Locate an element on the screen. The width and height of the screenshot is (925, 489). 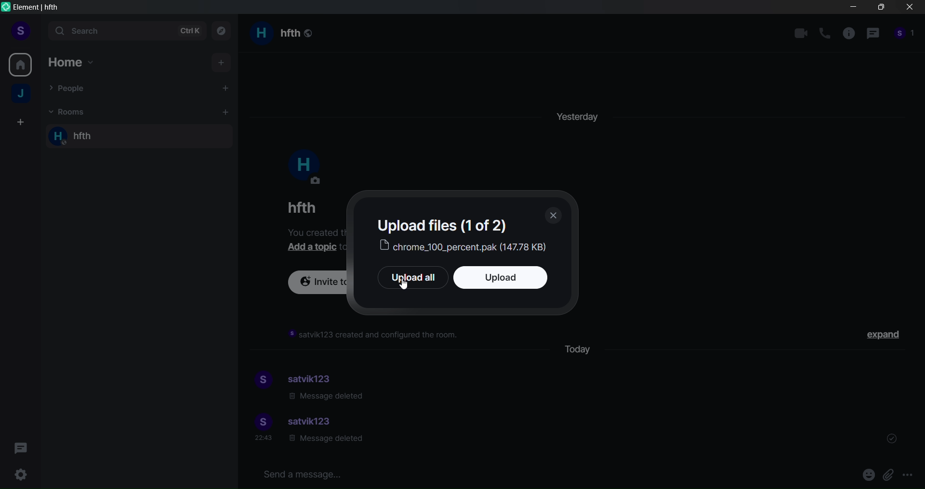
file name and size is located at coordinates (465, 247).